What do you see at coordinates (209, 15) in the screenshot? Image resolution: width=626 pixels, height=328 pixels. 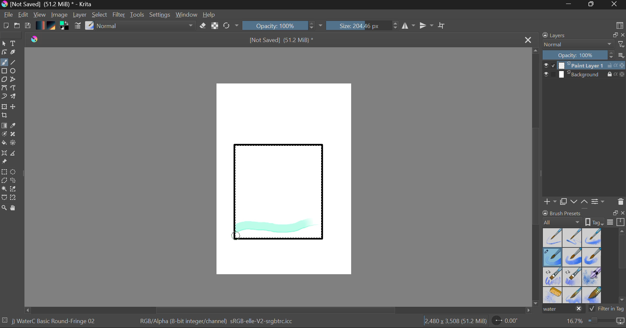 I see `Help` at bounding box center [209, 15].